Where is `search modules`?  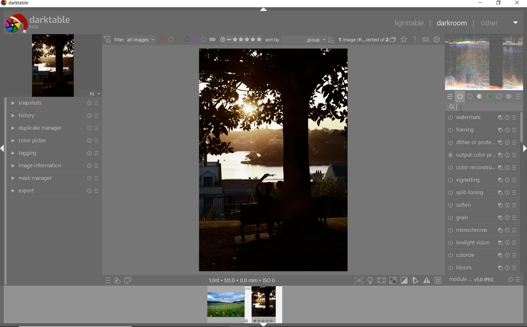
search modules is located at coordinates (484, 107).